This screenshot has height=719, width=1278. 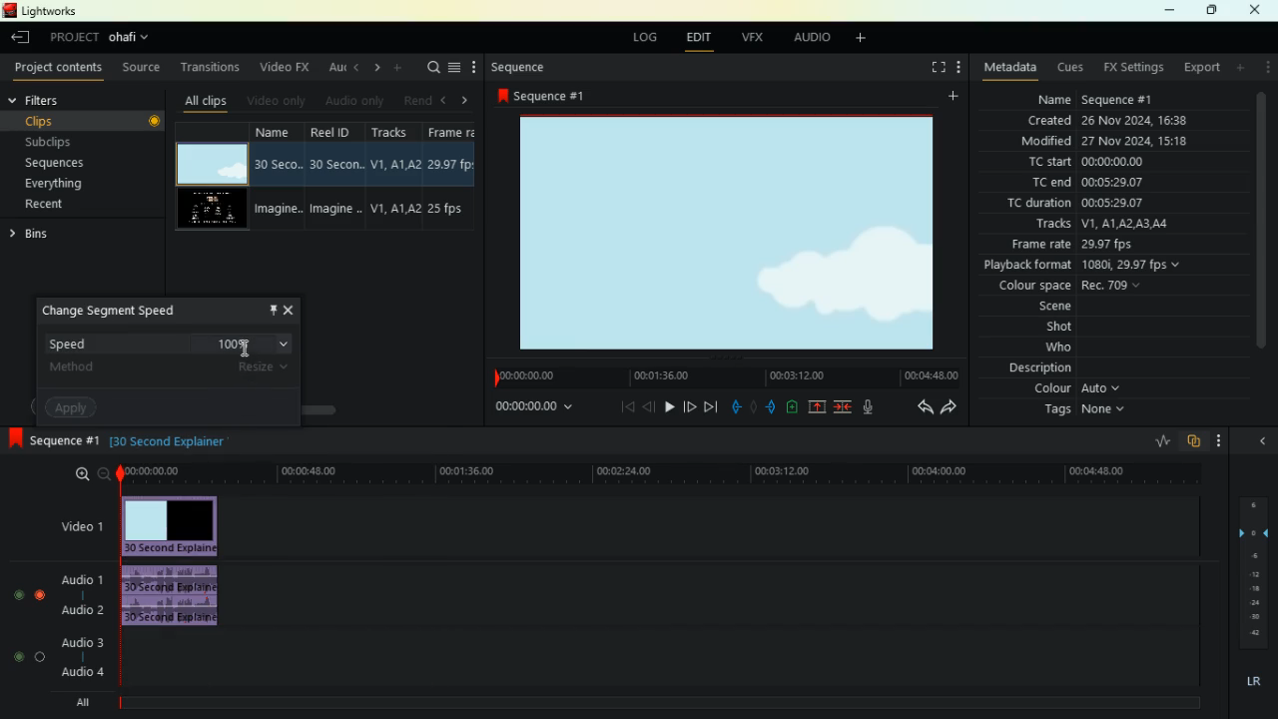 I want to click on add, so click(x=398, y=68).